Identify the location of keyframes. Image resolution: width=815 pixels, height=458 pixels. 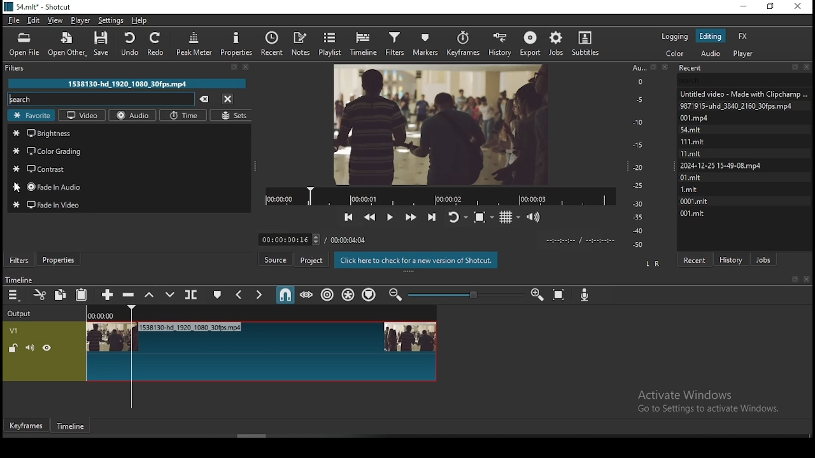
(465, 41).